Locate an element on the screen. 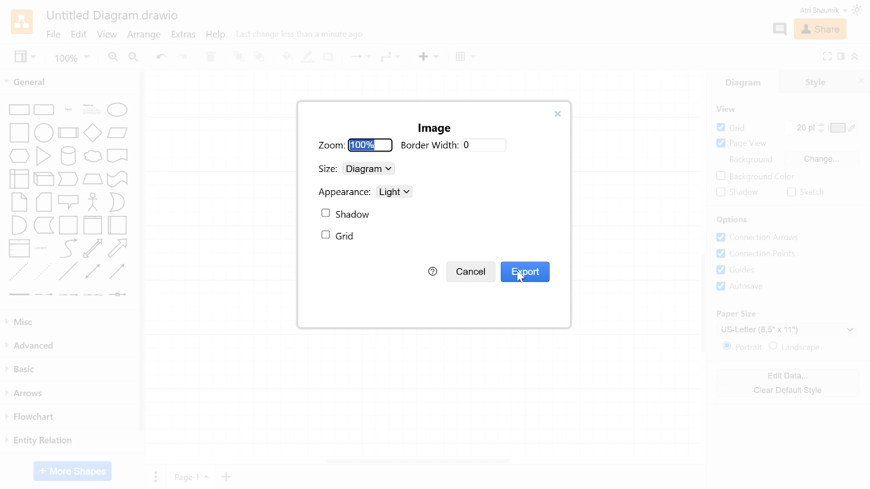  to back is located at coordinates (259, 58).